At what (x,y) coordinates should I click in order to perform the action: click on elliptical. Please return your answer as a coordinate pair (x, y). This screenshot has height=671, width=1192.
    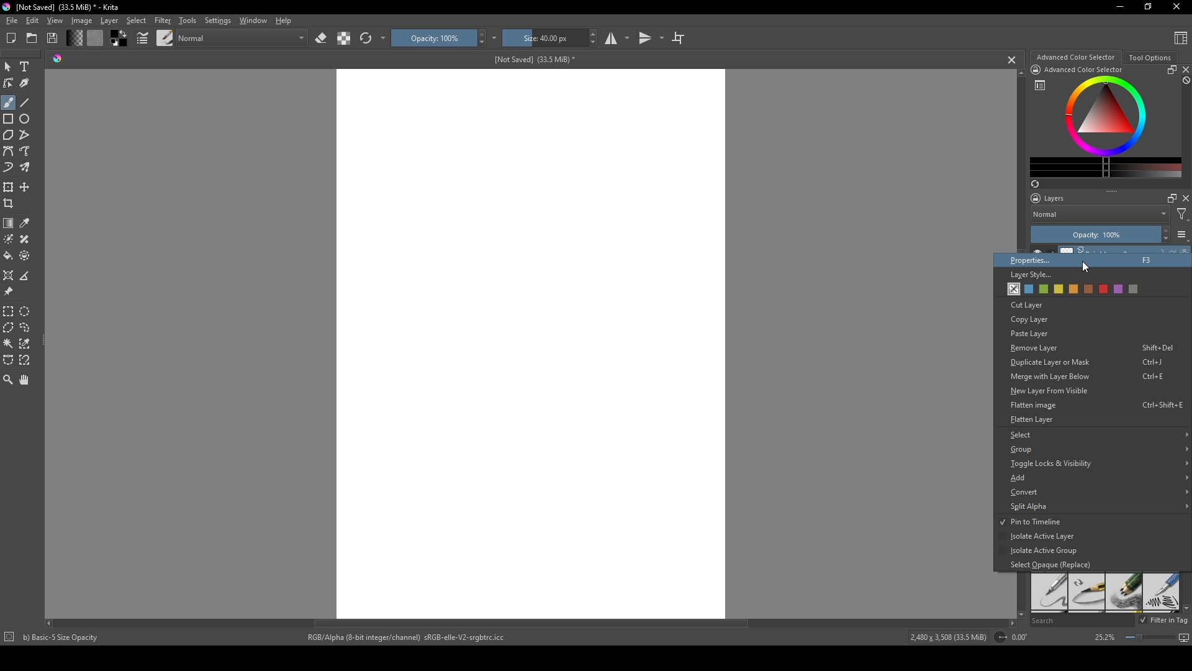
    Looking at the image, I should click on (27, 311).